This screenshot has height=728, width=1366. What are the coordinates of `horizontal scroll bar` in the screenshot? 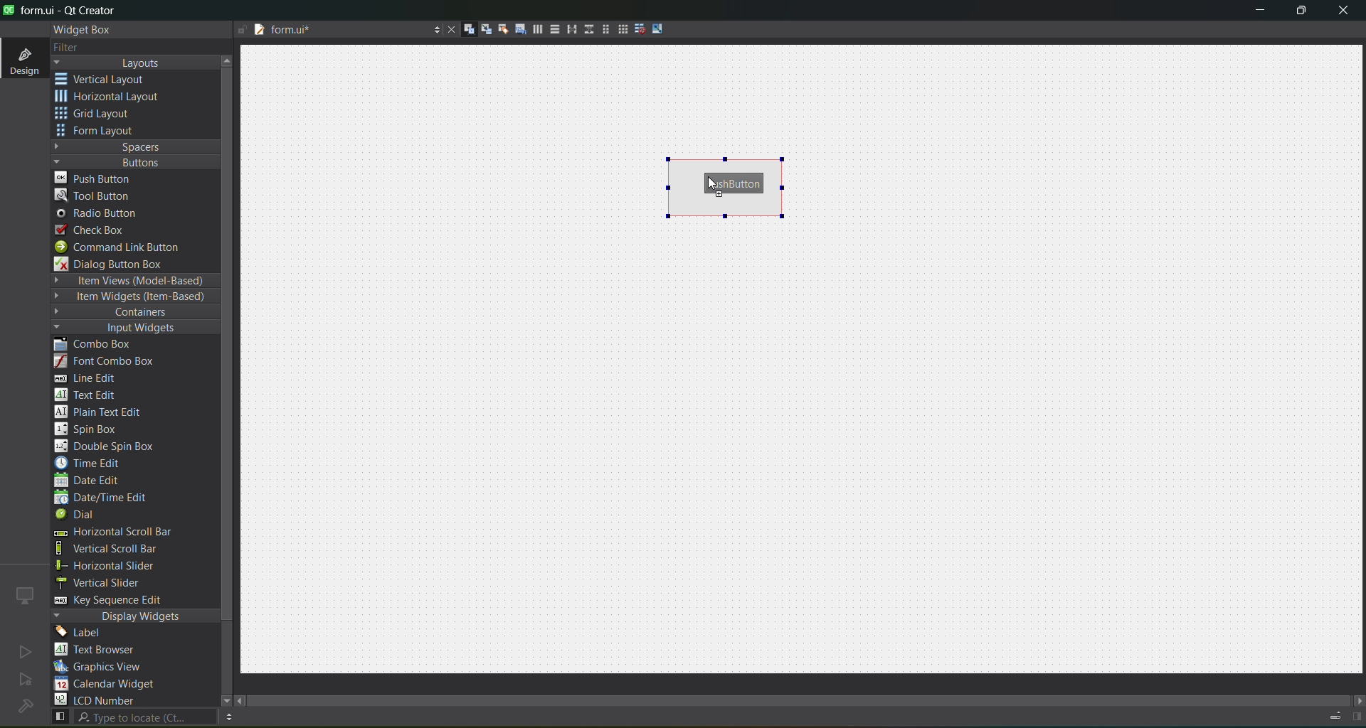 It's located at (112, 533).